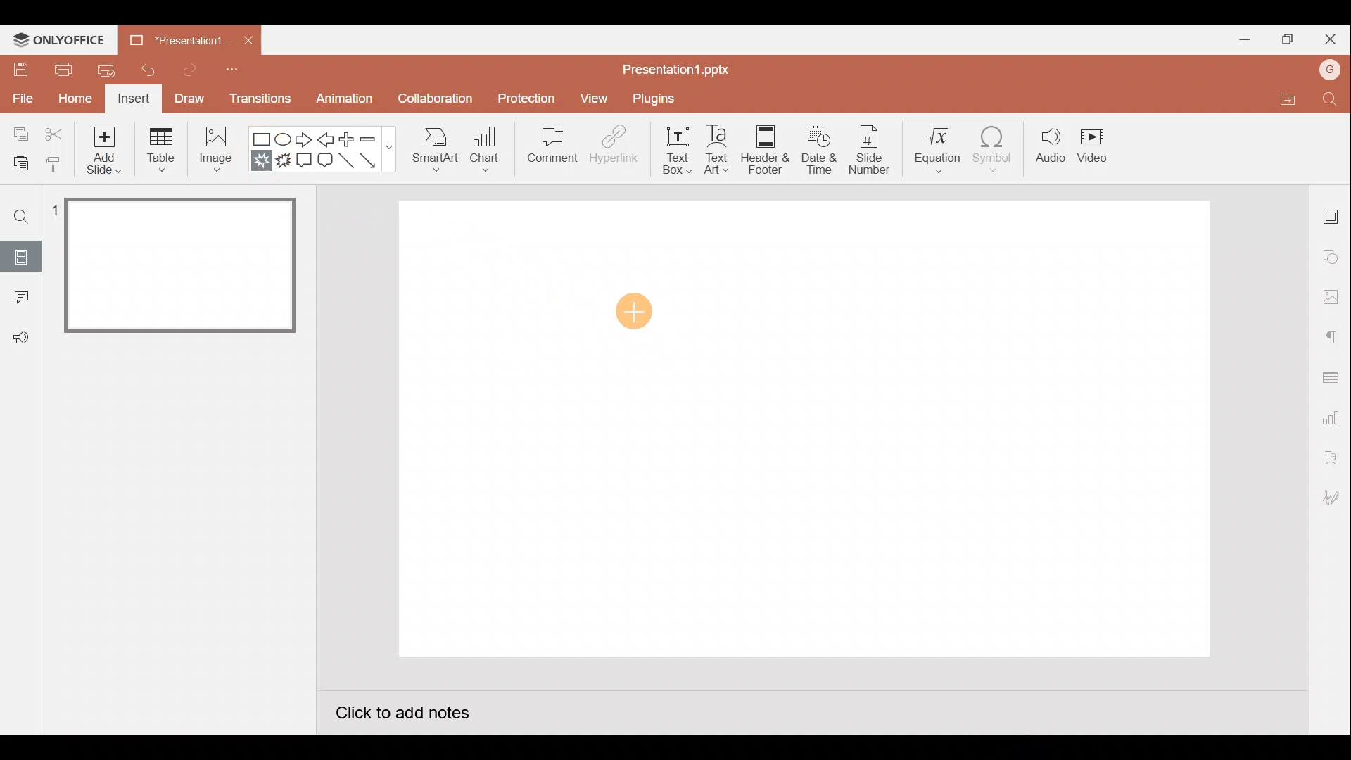 Image resolution: width=1351 pixels, height=760 pixels. What do you see at coordinates (286, 140) in the screenshot?
I see `Ellipse` at bounding box center [286, 140].